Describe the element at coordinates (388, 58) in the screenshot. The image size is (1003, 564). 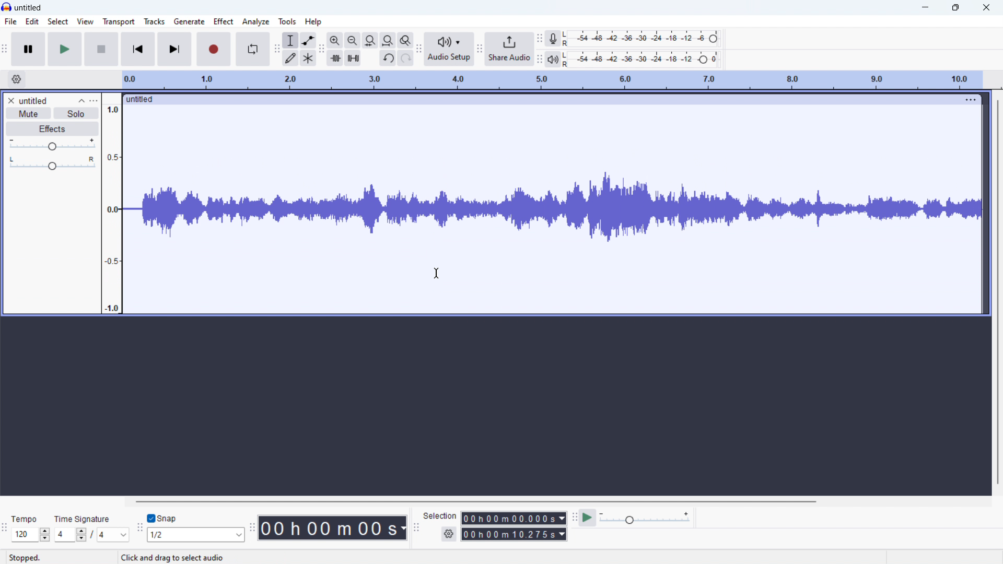
I see `undo` at that location.